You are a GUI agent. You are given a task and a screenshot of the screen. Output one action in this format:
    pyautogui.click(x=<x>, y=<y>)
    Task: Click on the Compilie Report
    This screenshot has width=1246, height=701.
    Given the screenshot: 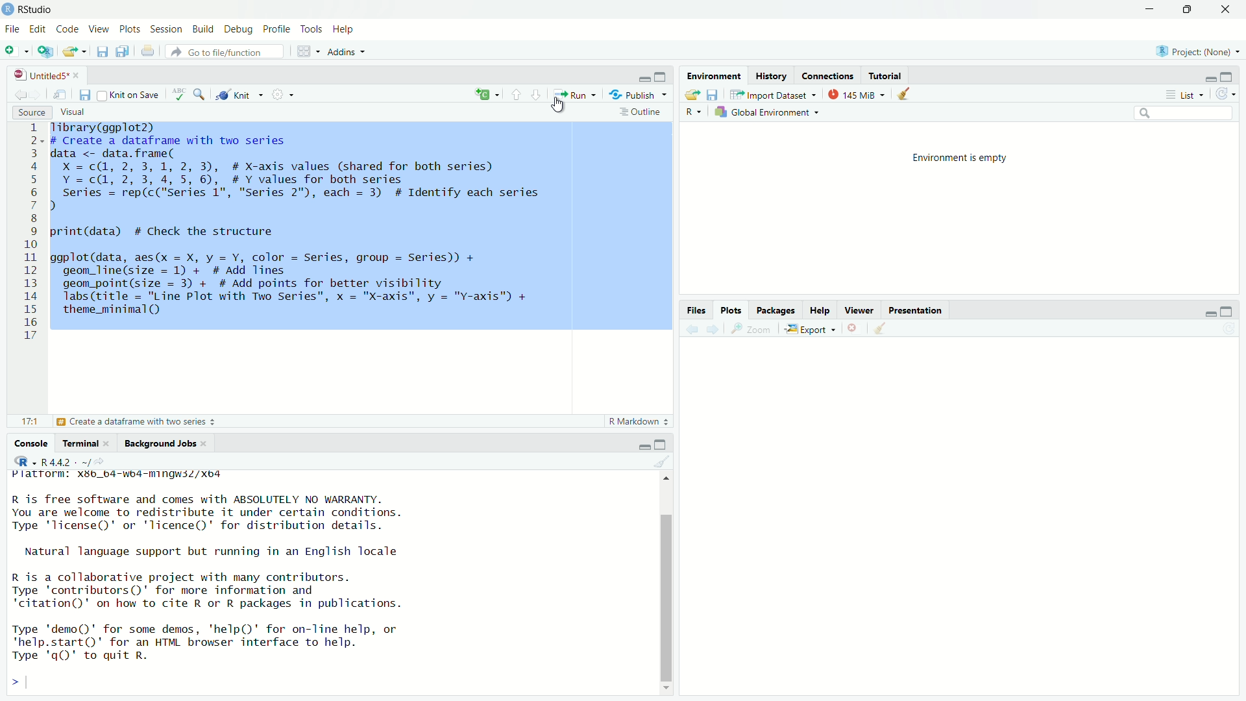 What is the action you would take?
    pyautogui.click(x=284, y=95)
    